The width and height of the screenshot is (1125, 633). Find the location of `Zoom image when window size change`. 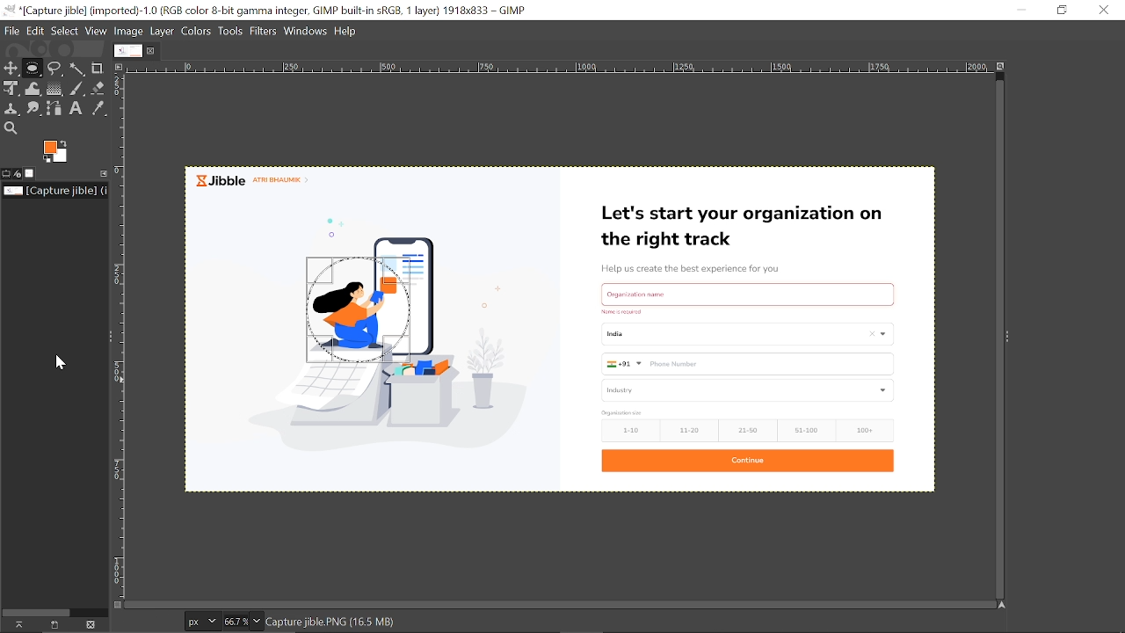

Zoom image when window size change is located at coordinates (998, 67).